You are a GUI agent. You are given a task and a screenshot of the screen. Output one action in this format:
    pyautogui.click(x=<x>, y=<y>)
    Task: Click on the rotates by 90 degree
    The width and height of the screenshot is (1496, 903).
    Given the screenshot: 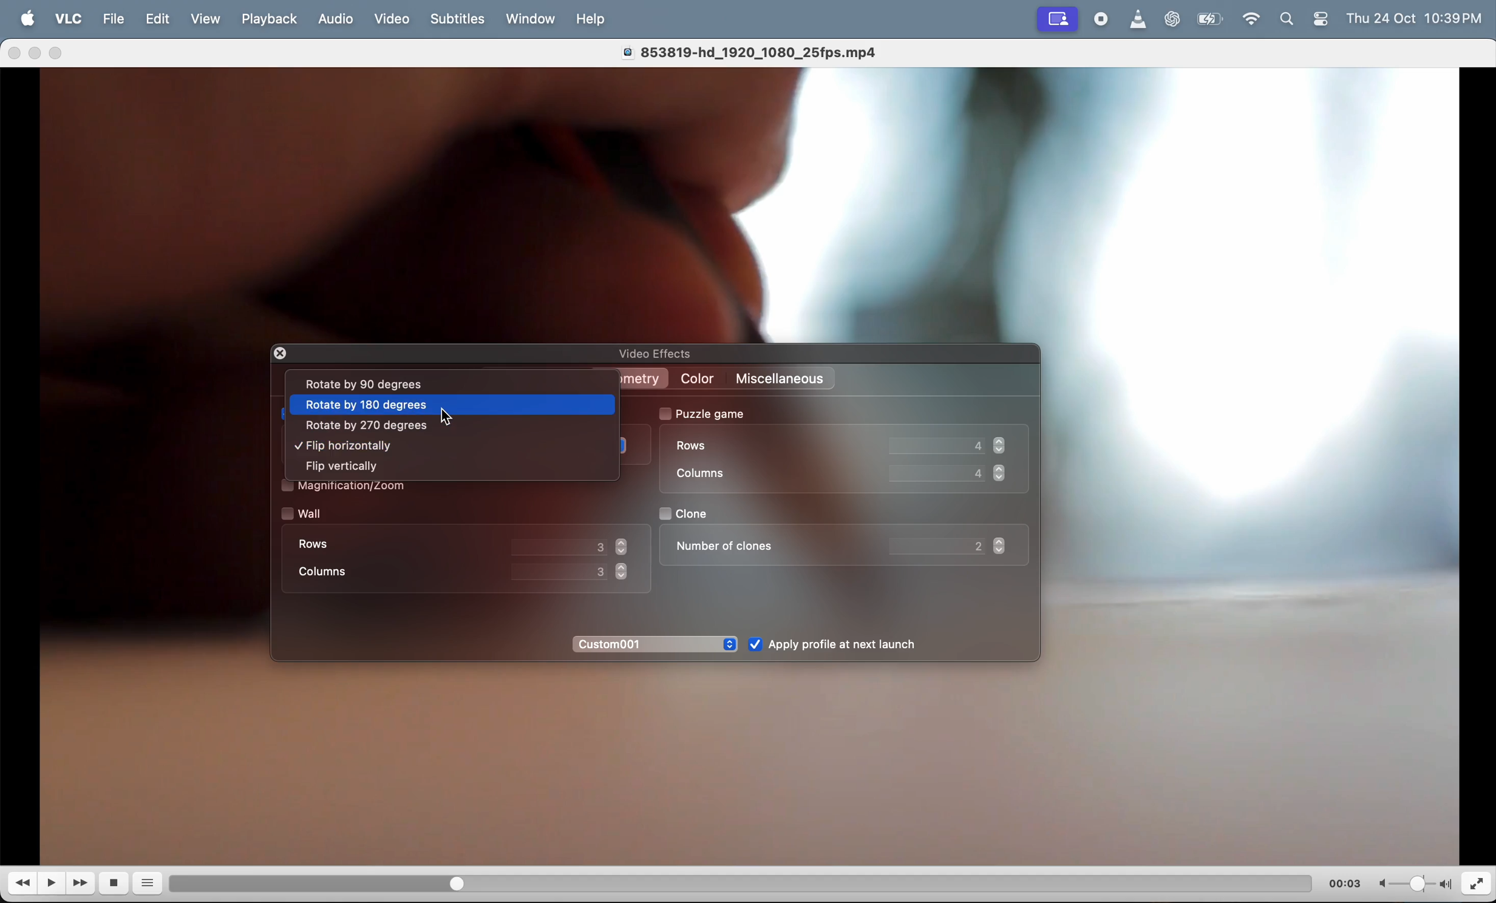 What is the action you would take?
    pyautogui.click(x=364, y=385)
    